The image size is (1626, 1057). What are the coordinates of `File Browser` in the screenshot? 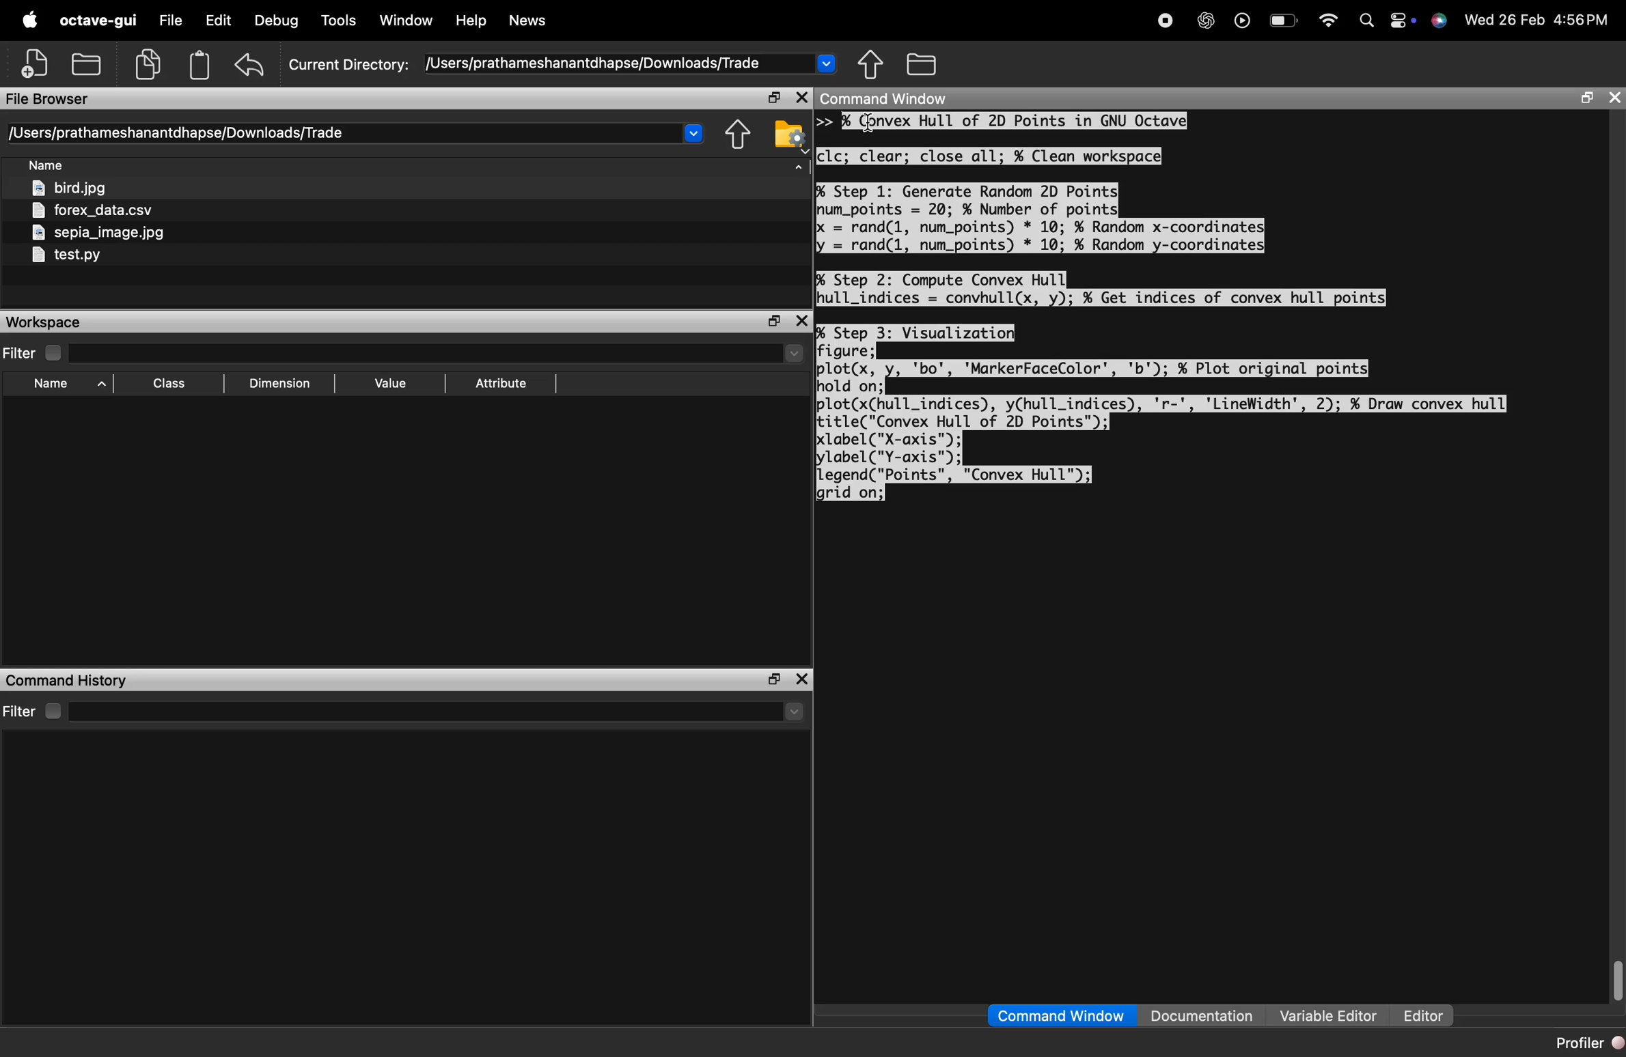 It's located at (48, 99).